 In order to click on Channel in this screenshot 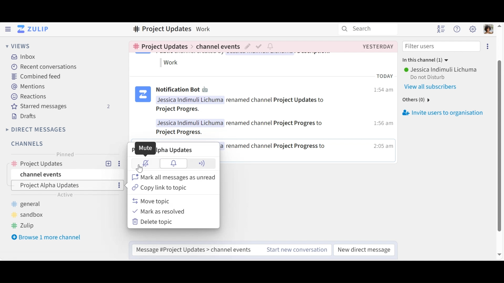, I will do `click(63, 164)`.